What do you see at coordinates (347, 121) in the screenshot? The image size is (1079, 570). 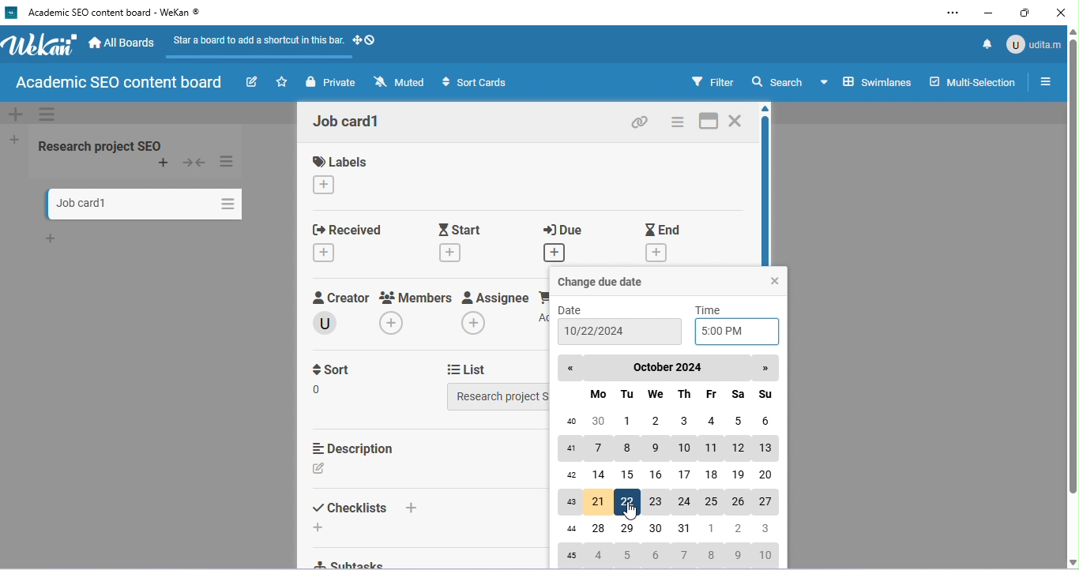 I see `card name` at bounding box center [347, 121].